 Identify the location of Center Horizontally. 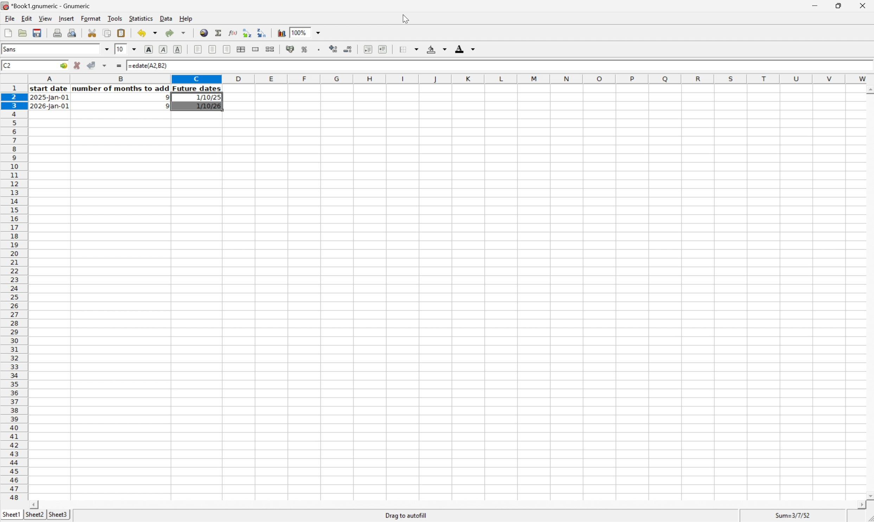
(212, 49).